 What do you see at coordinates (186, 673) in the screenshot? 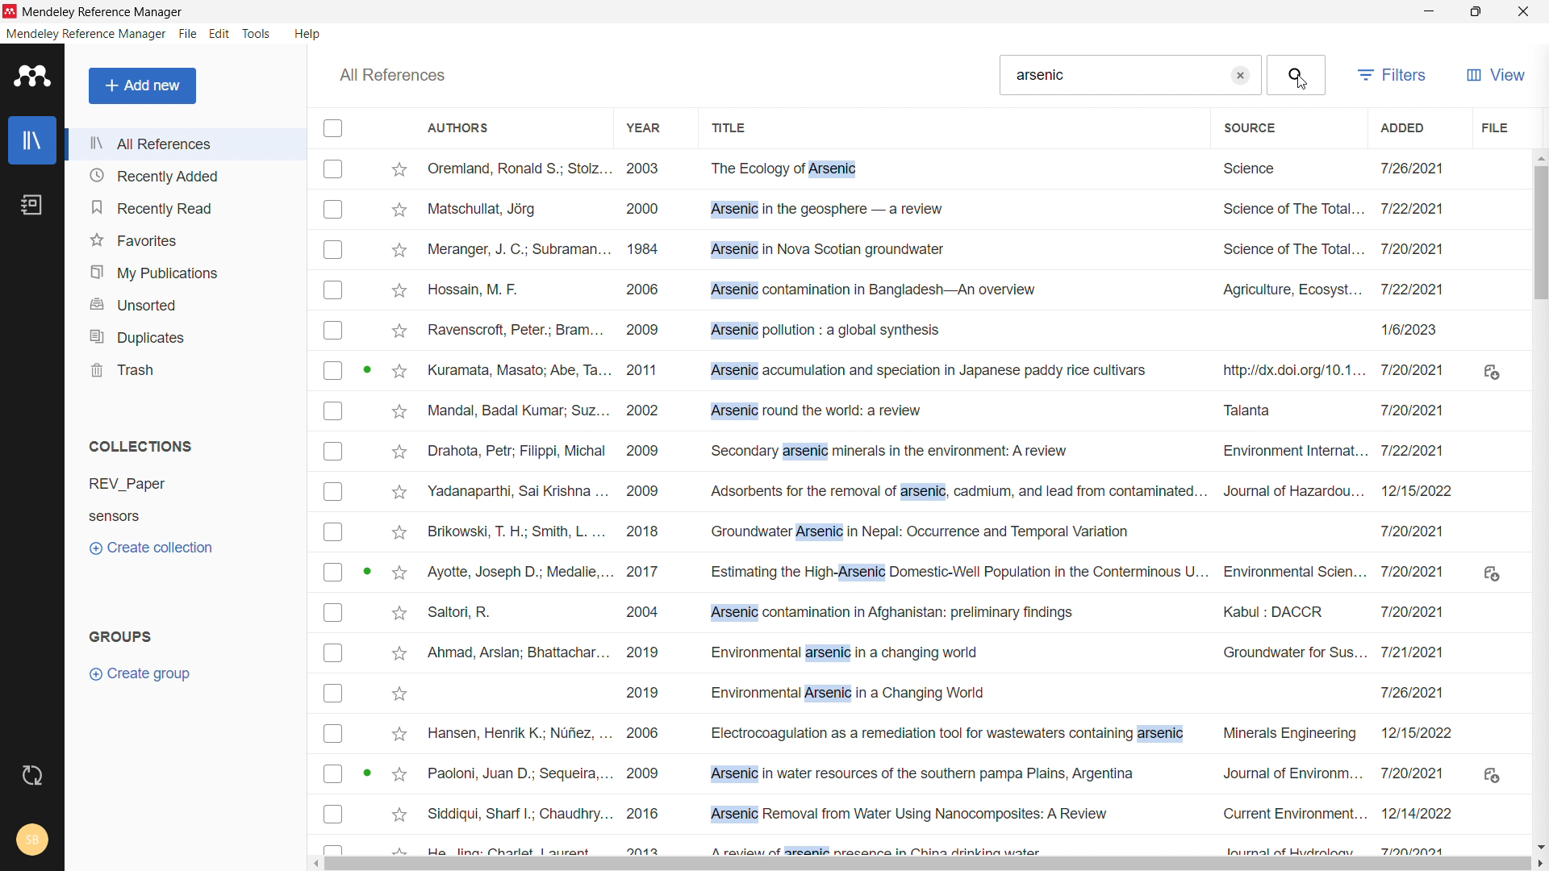
I see `create group` at bounding box center [186, 673].